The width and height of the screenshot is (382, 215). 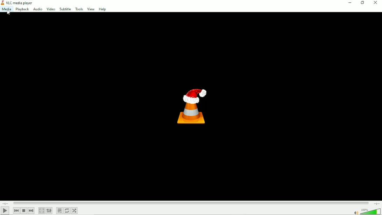 I want to click on Help, so click(x=103, y=9).